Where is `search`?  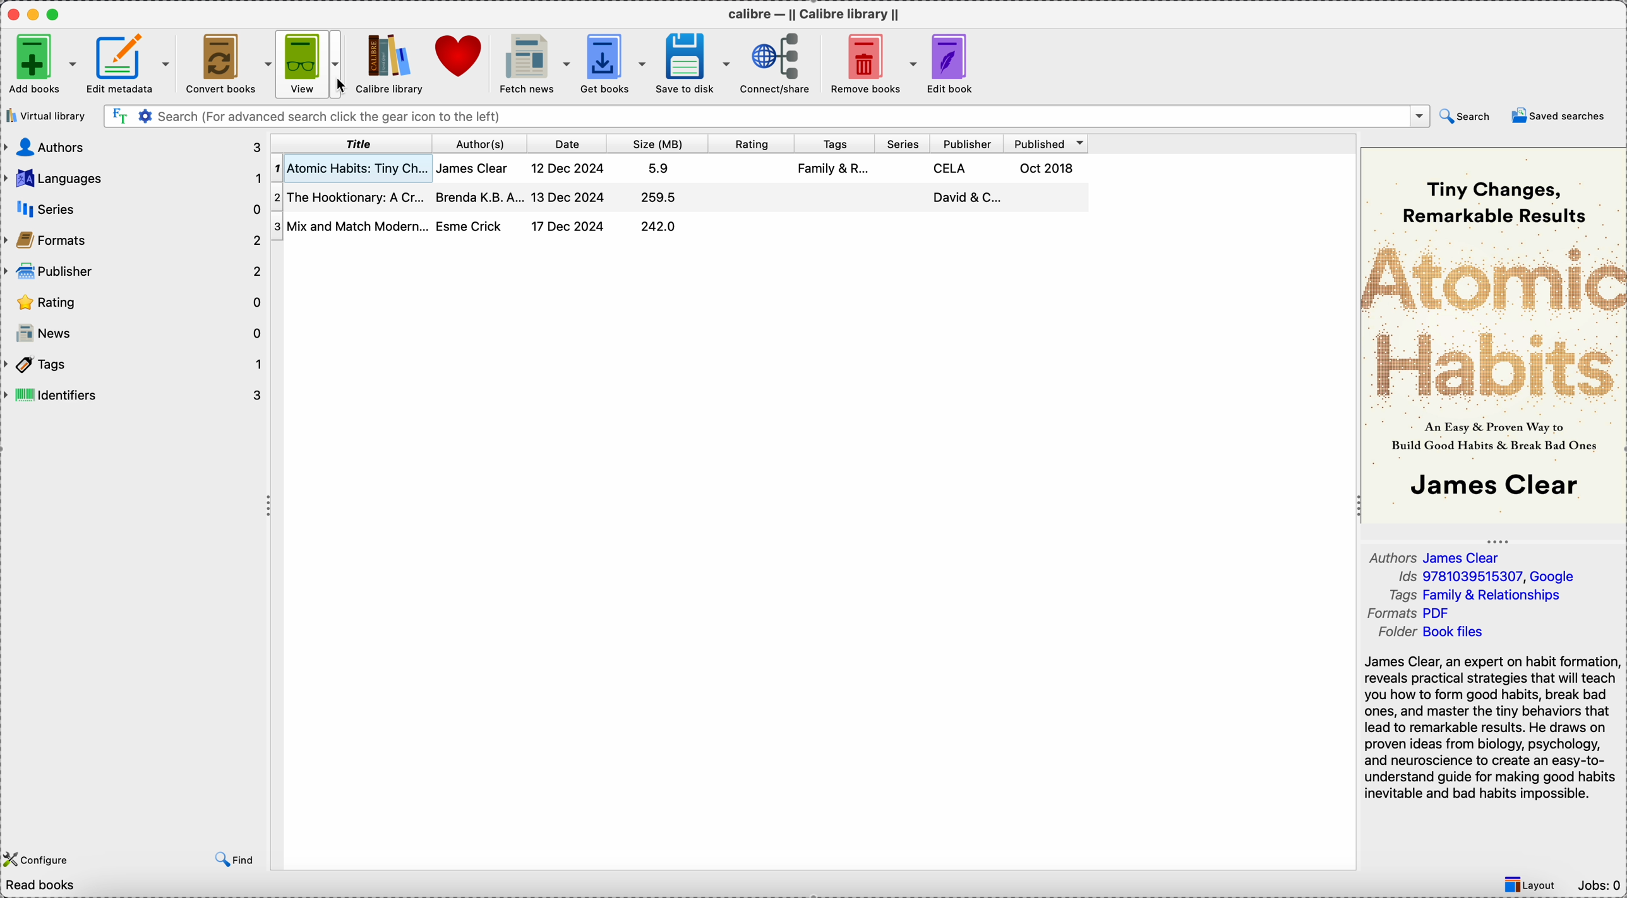
search is located at coordinates (1467, 116).